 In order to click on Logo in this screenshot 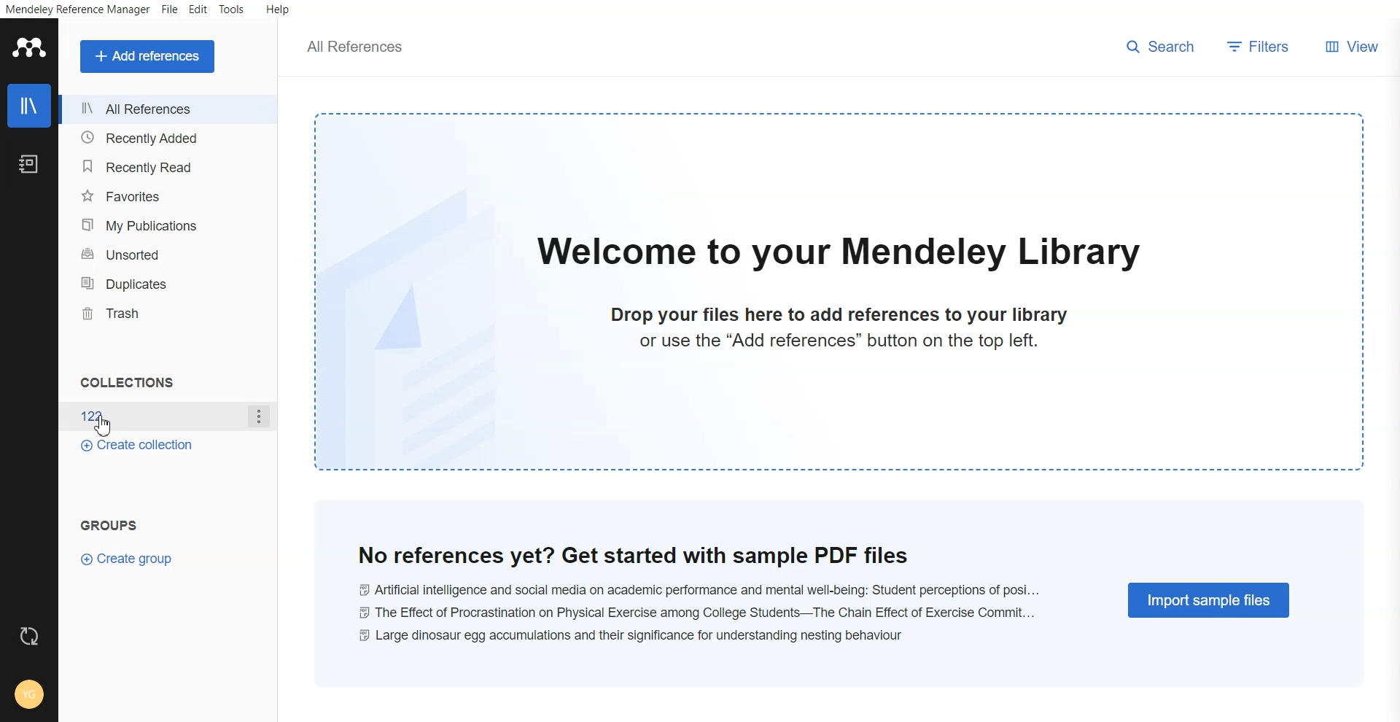, I will do `click(29, 47)`.